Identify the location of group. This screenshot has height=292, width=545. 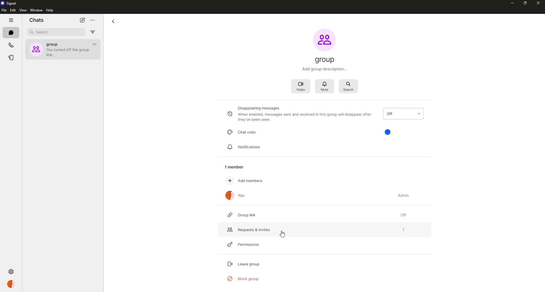
(62, 48).